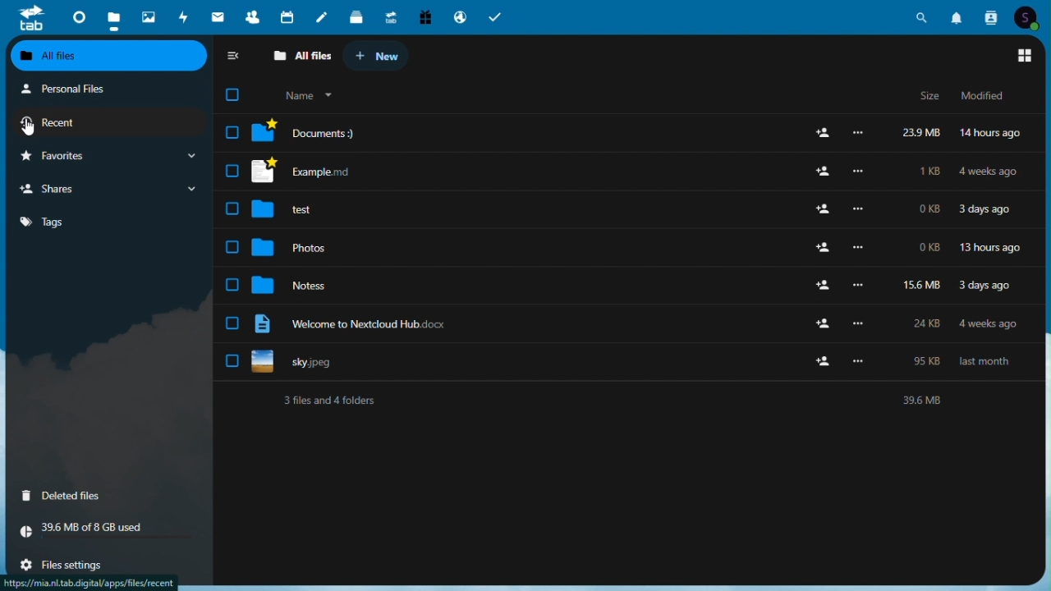 The height and width of the screenshot is (591, 1051). I want to click on 1 KB, so click(929, 171).